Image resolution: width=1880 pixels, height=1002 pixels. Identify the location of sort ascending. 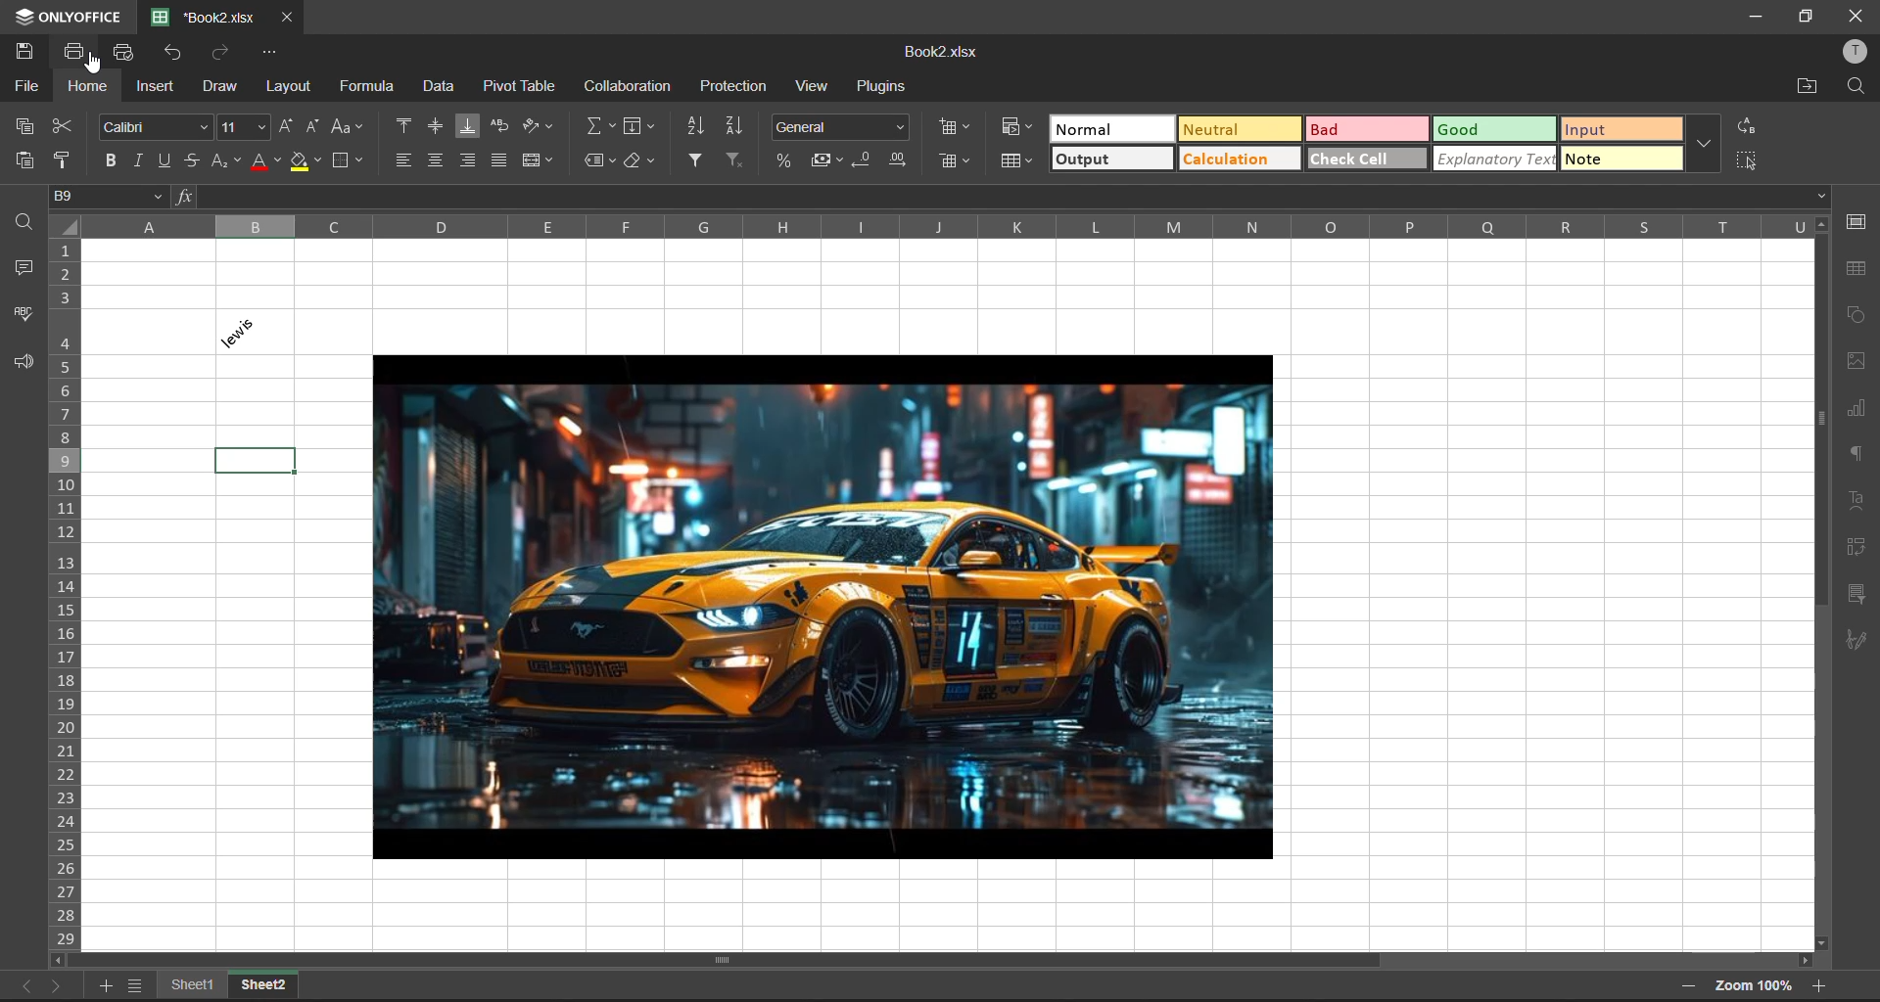
(696, 128).